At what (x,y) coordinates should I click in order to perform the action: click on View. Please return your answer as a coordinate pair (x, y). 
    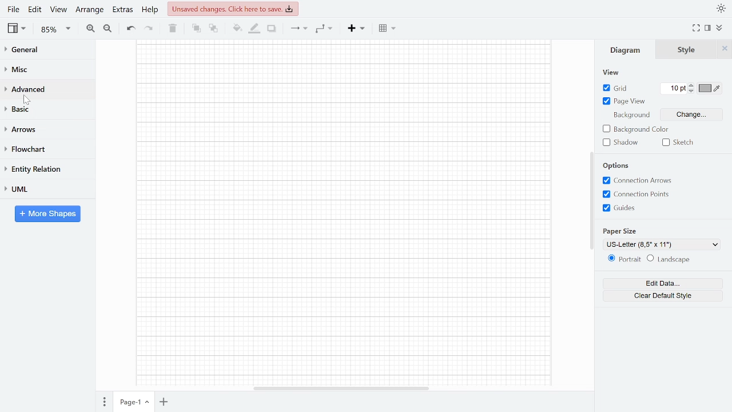
    Looking at the image, I should click on (18, 28).